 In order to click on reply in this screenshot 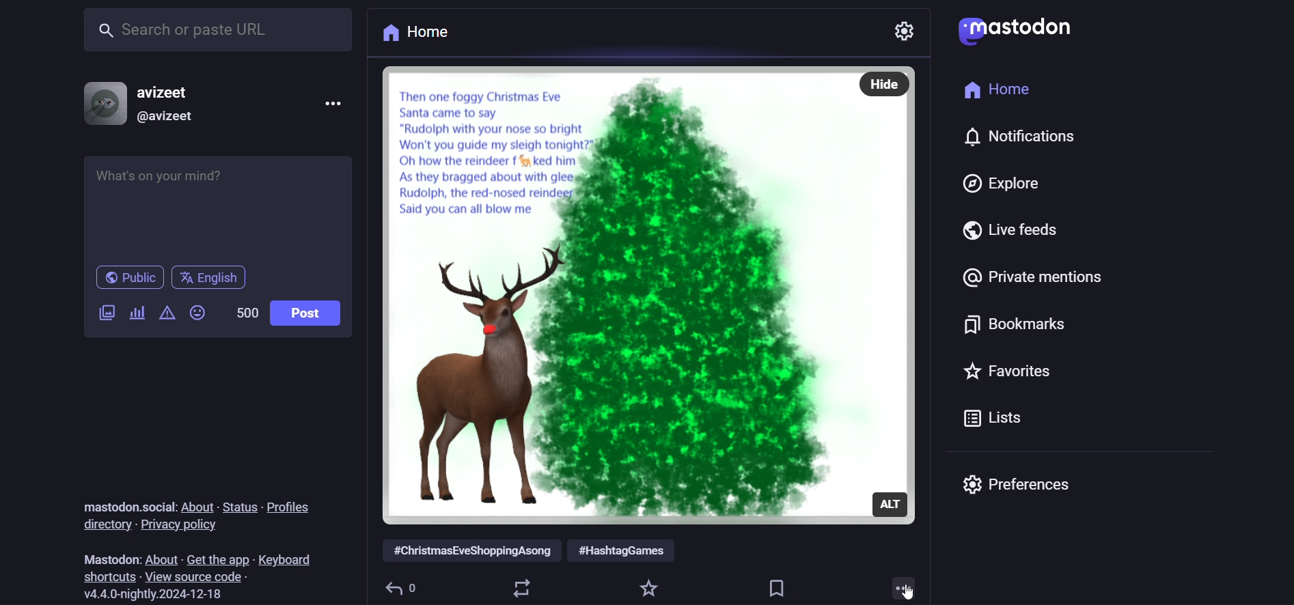, I will do `click(400, 588)`.